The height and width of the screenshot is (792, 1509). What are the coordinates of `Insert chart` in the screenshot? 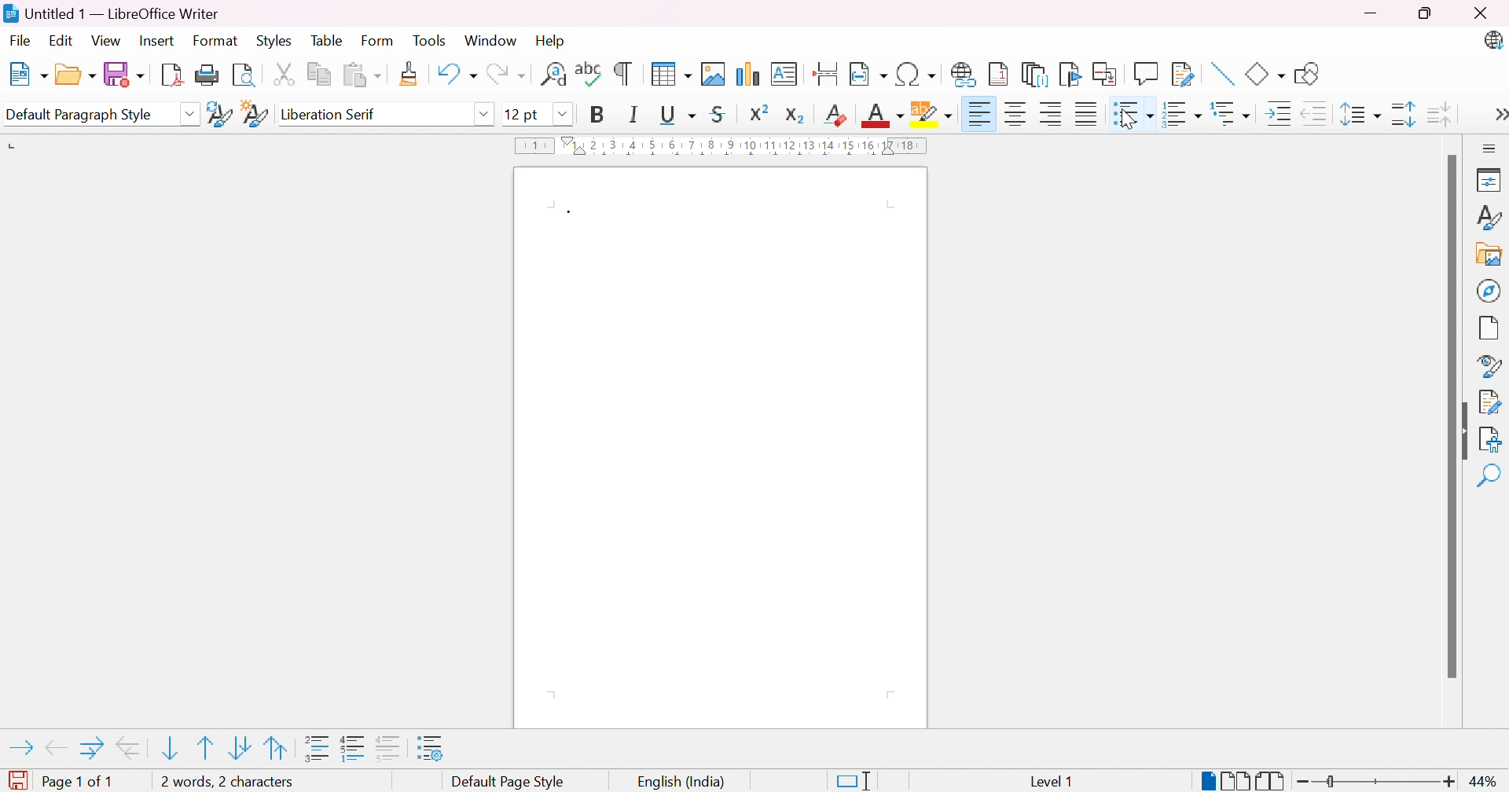 It's located at (748, 74).